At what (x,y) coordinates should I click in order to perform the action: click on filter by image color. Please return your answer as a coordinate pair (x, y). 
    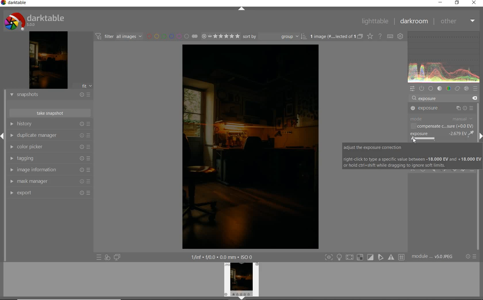
    Looking at the image, I should click on (172, 37).